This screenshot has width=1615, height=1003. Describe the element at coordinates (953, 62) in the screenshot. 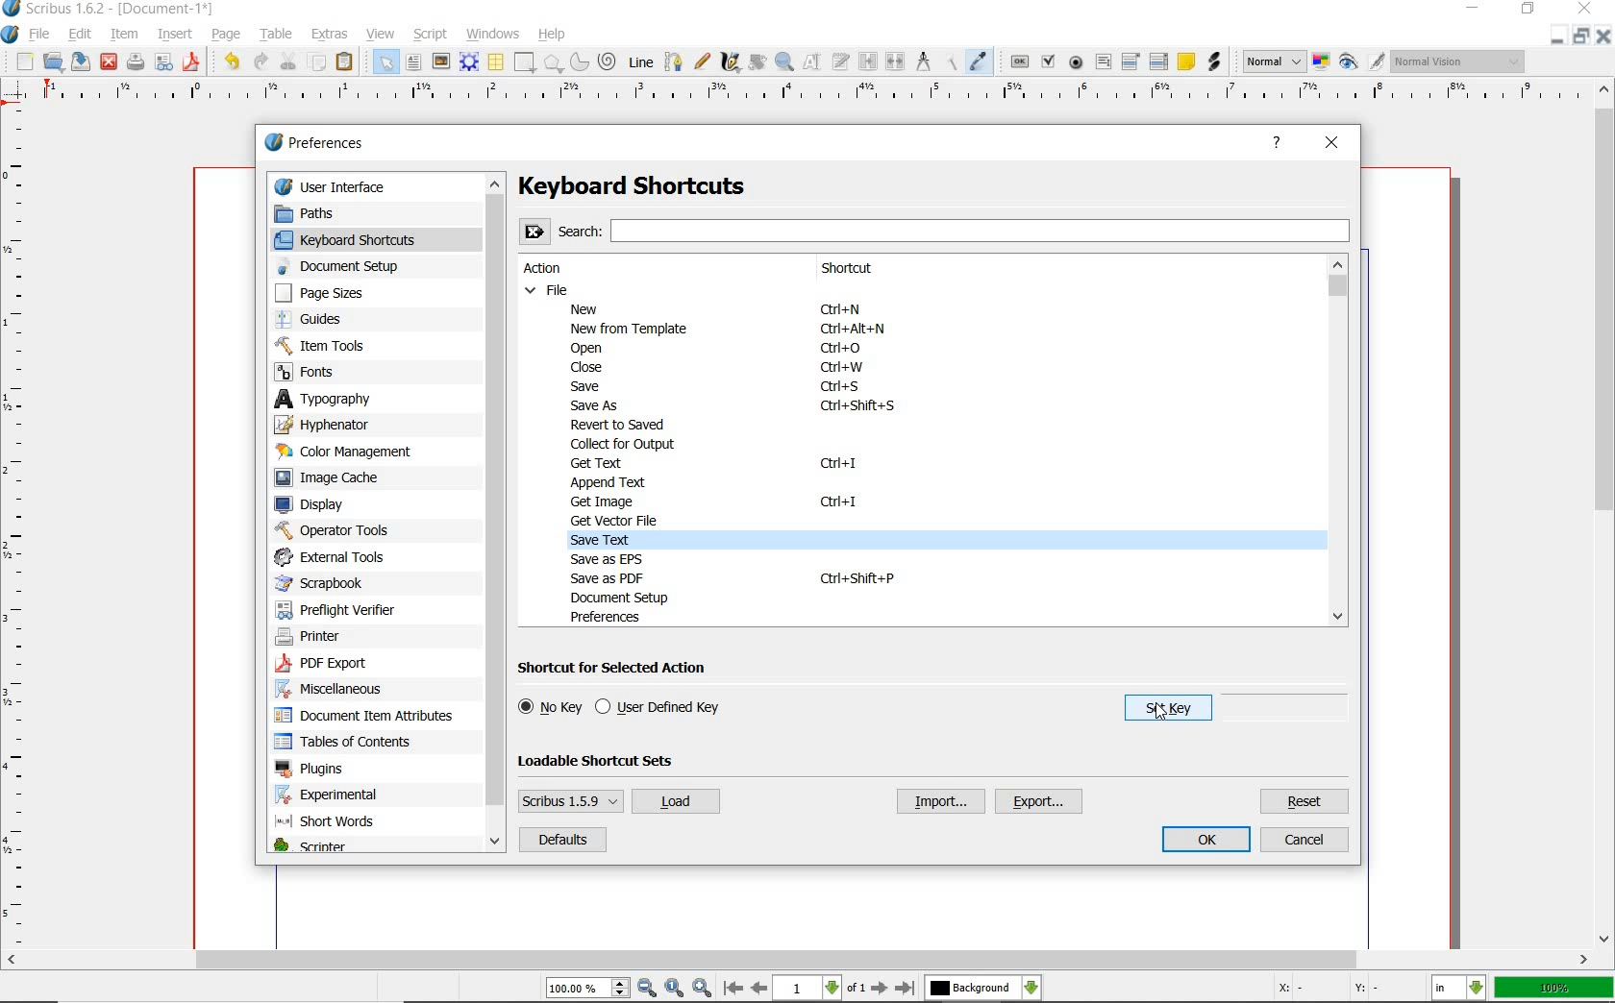

I see `copy item properties` at that location.